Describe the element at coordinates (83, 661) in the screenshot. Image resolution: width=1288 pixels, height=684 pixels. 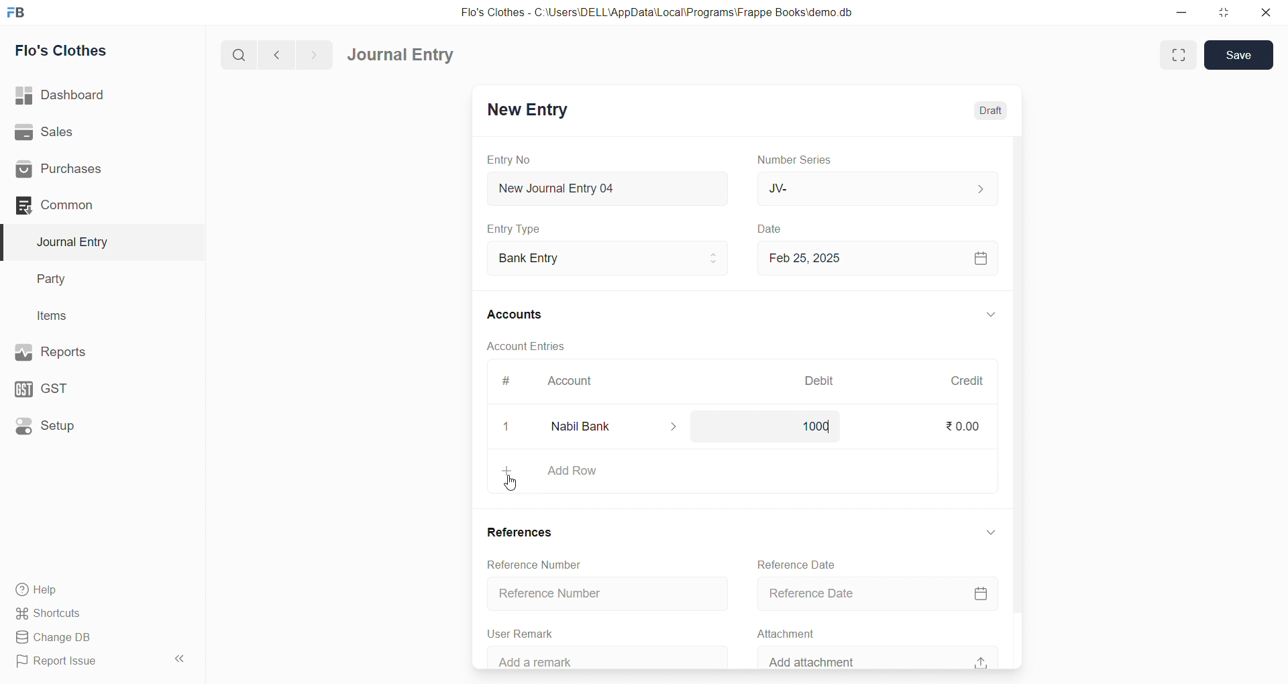
I see `Report Issue` at that location.